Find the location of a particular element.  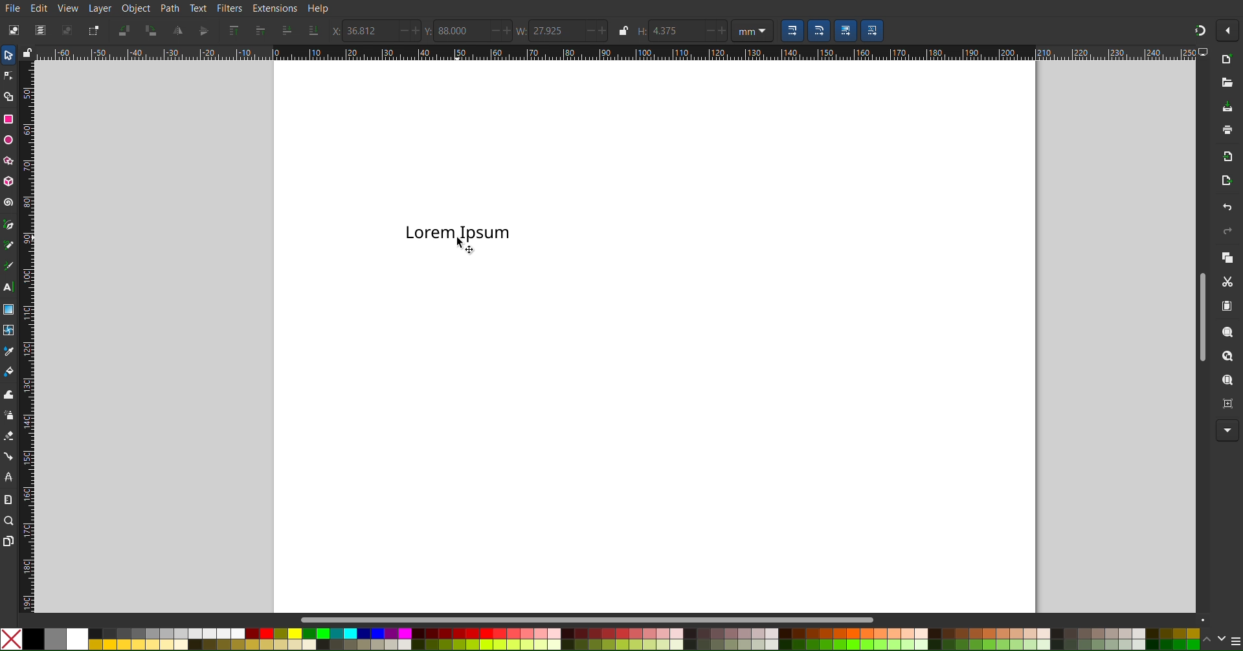

Move to the Bottom is located at coordinates (314, 30).